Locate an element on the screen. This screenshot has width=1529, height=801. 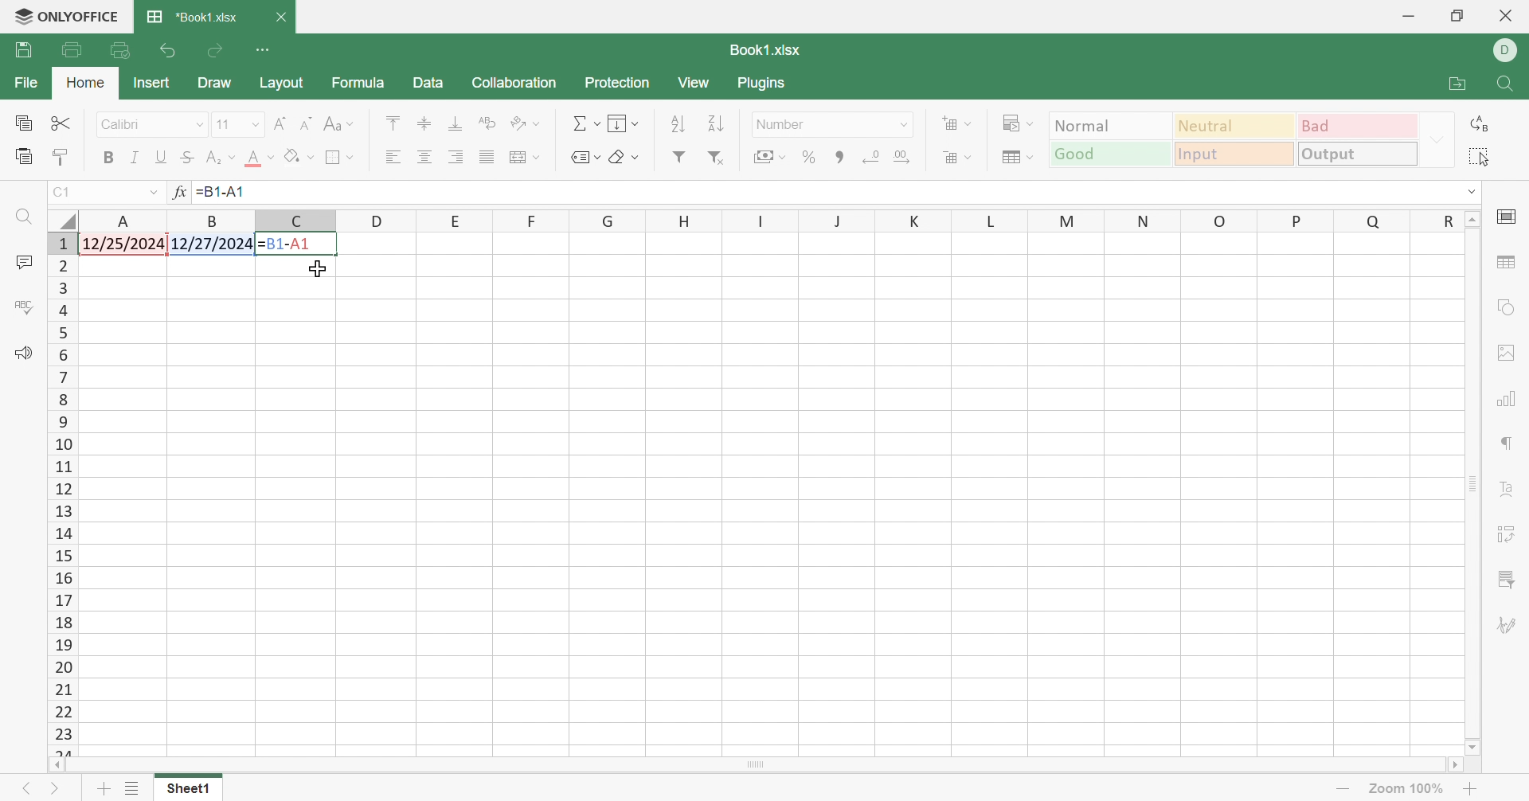
Sheet1 is located at coordinates (183, 790).